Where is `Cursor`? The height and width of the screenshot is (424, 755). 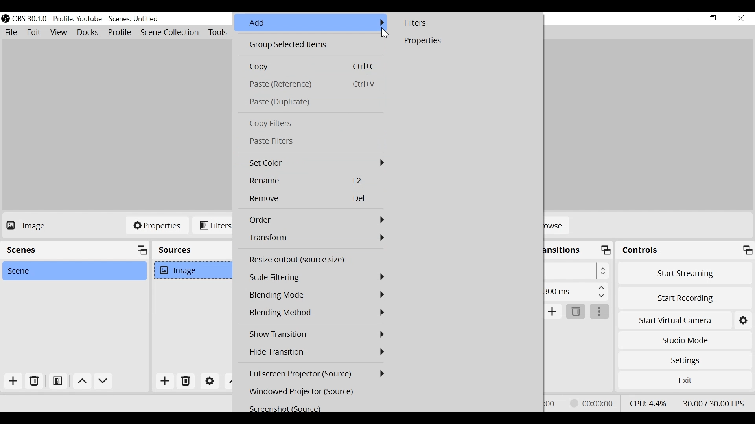
Cursor is located at coordinates (385, 34).